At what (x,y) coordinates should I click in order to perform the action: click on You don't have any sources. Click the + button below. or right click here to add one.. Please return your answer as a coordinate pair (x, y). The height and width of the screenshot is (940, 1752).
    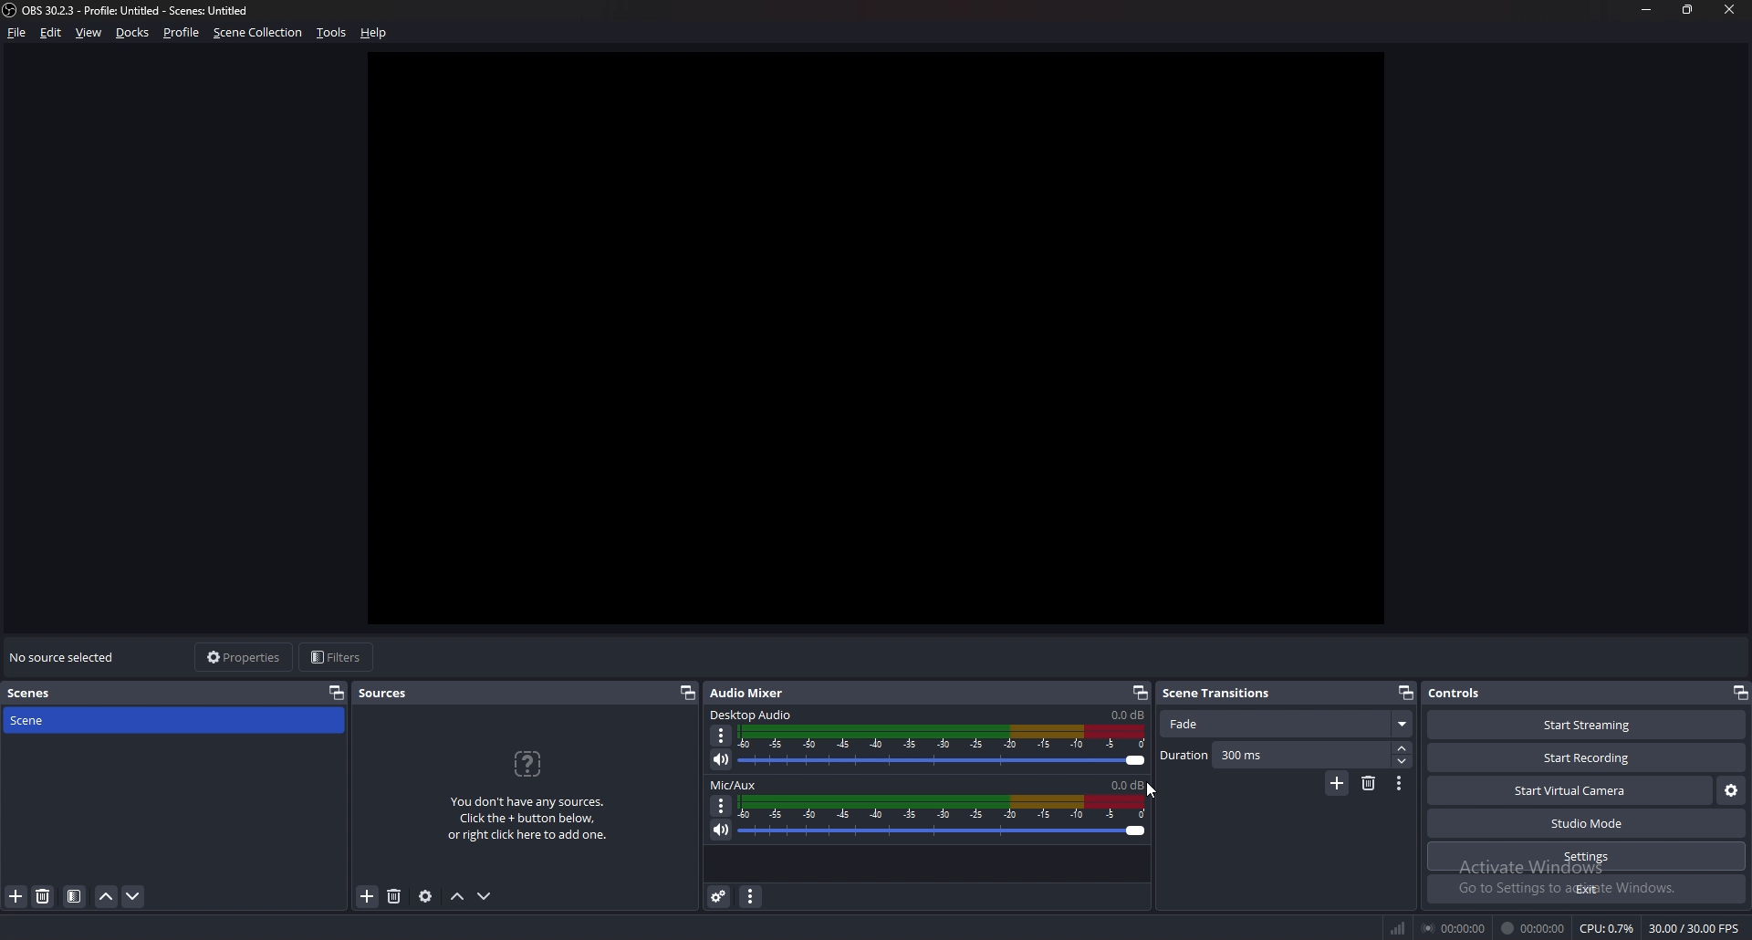
    Looking at the image, I should click on (526, 820).